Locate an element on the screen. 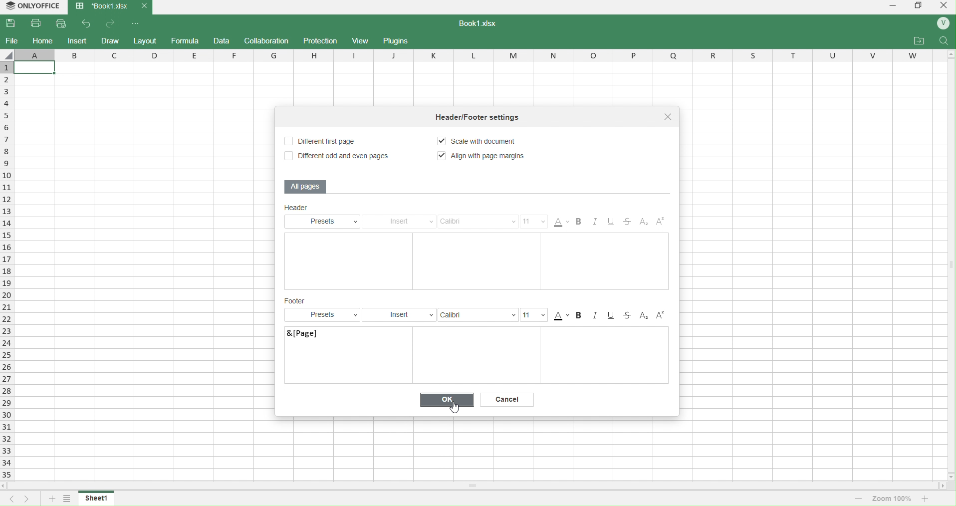 The height and width of the screenshot is (506, 956). Header is located at coordinates (318, 209).